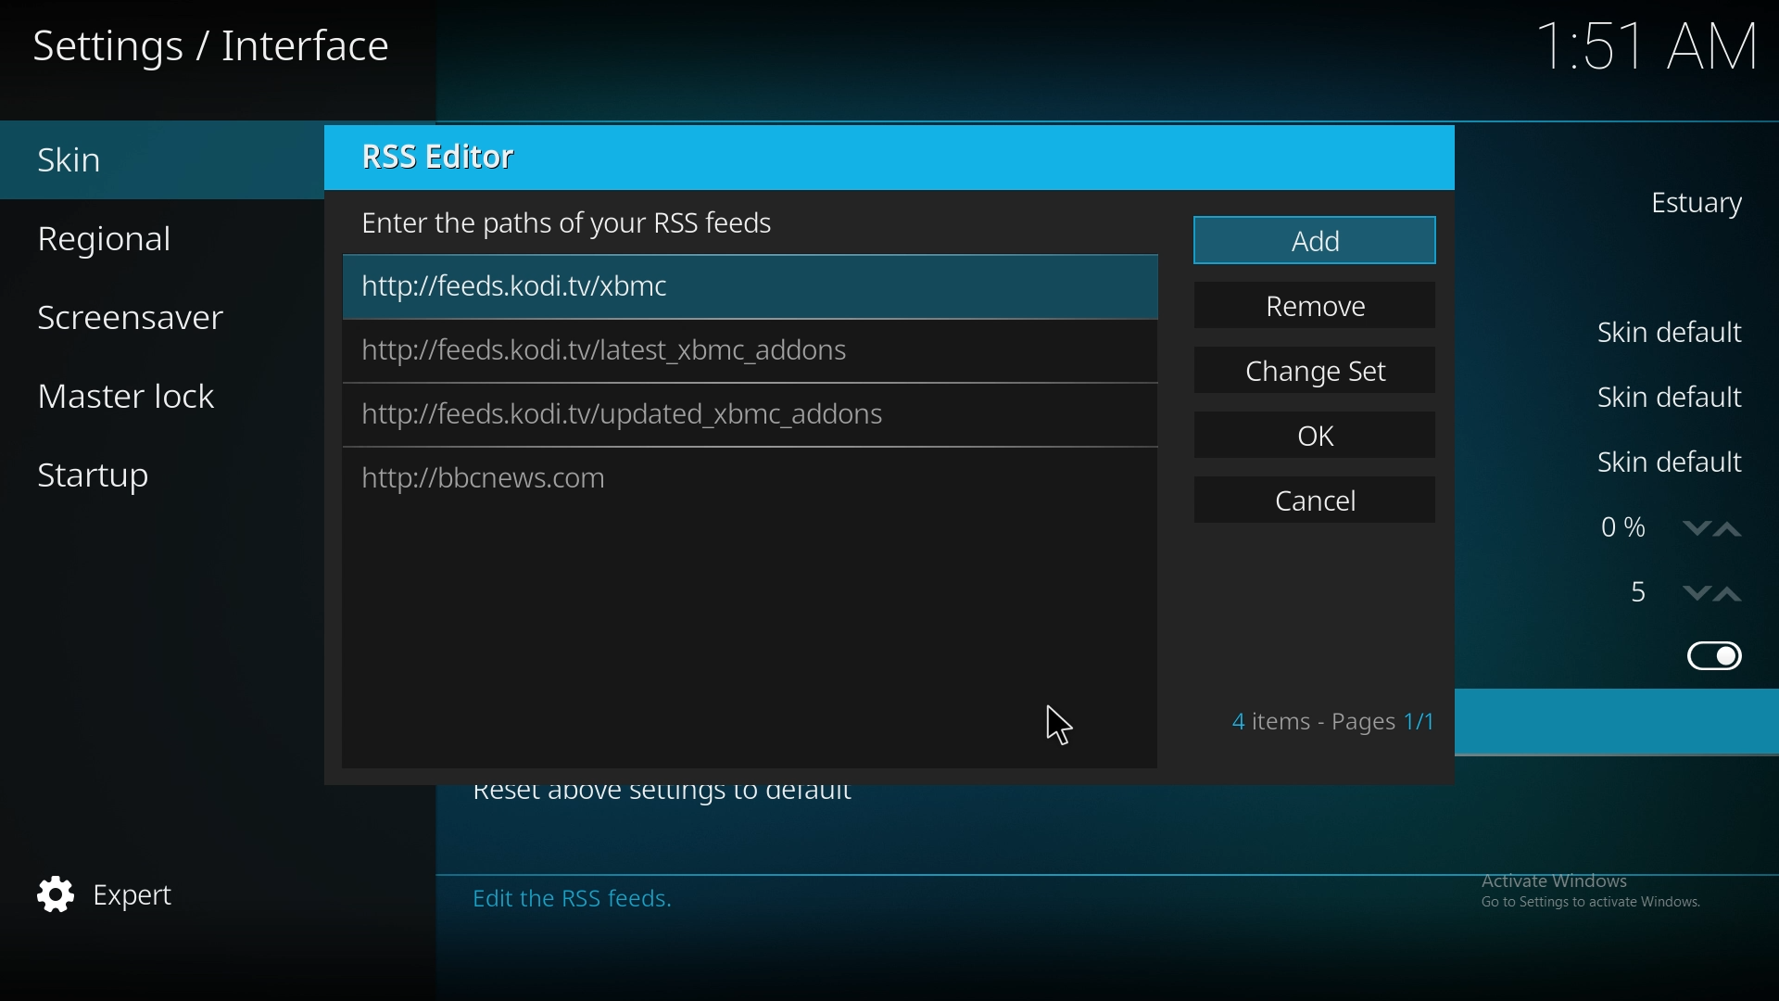 This screenshot has height=1001, width=1779. What do you see at coordinates (677, 797) in the screenshot?
I see `Reset above settings to default` at bounding box center [677, 797].